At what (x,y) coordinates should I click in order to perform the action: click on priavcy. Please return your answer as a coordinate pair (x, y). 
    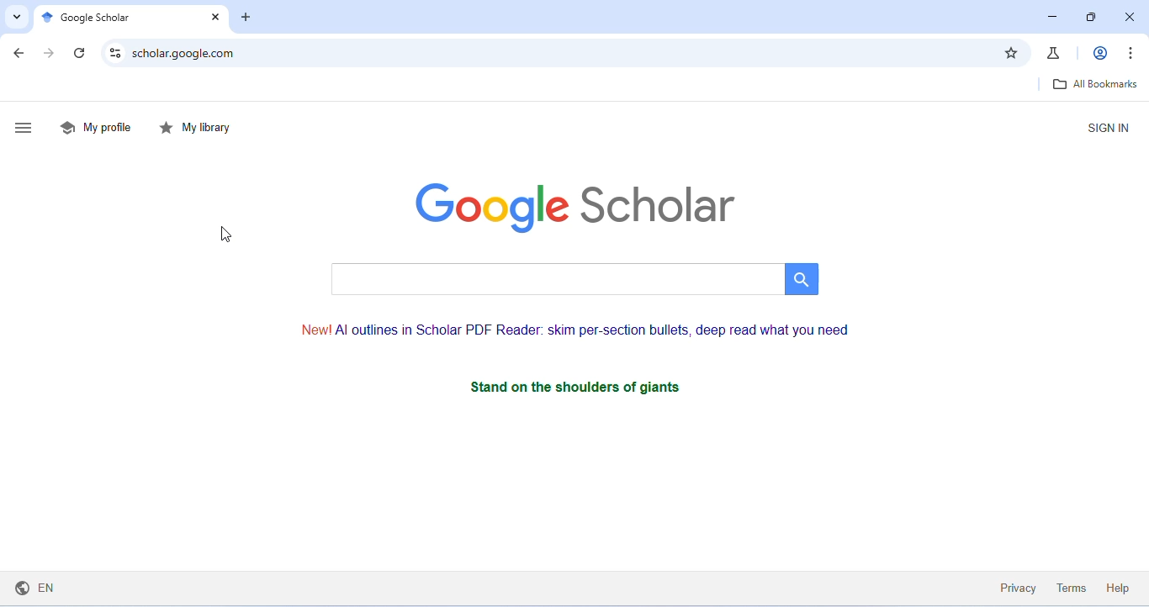
    Looking at the image, I should click on (1015, 587).